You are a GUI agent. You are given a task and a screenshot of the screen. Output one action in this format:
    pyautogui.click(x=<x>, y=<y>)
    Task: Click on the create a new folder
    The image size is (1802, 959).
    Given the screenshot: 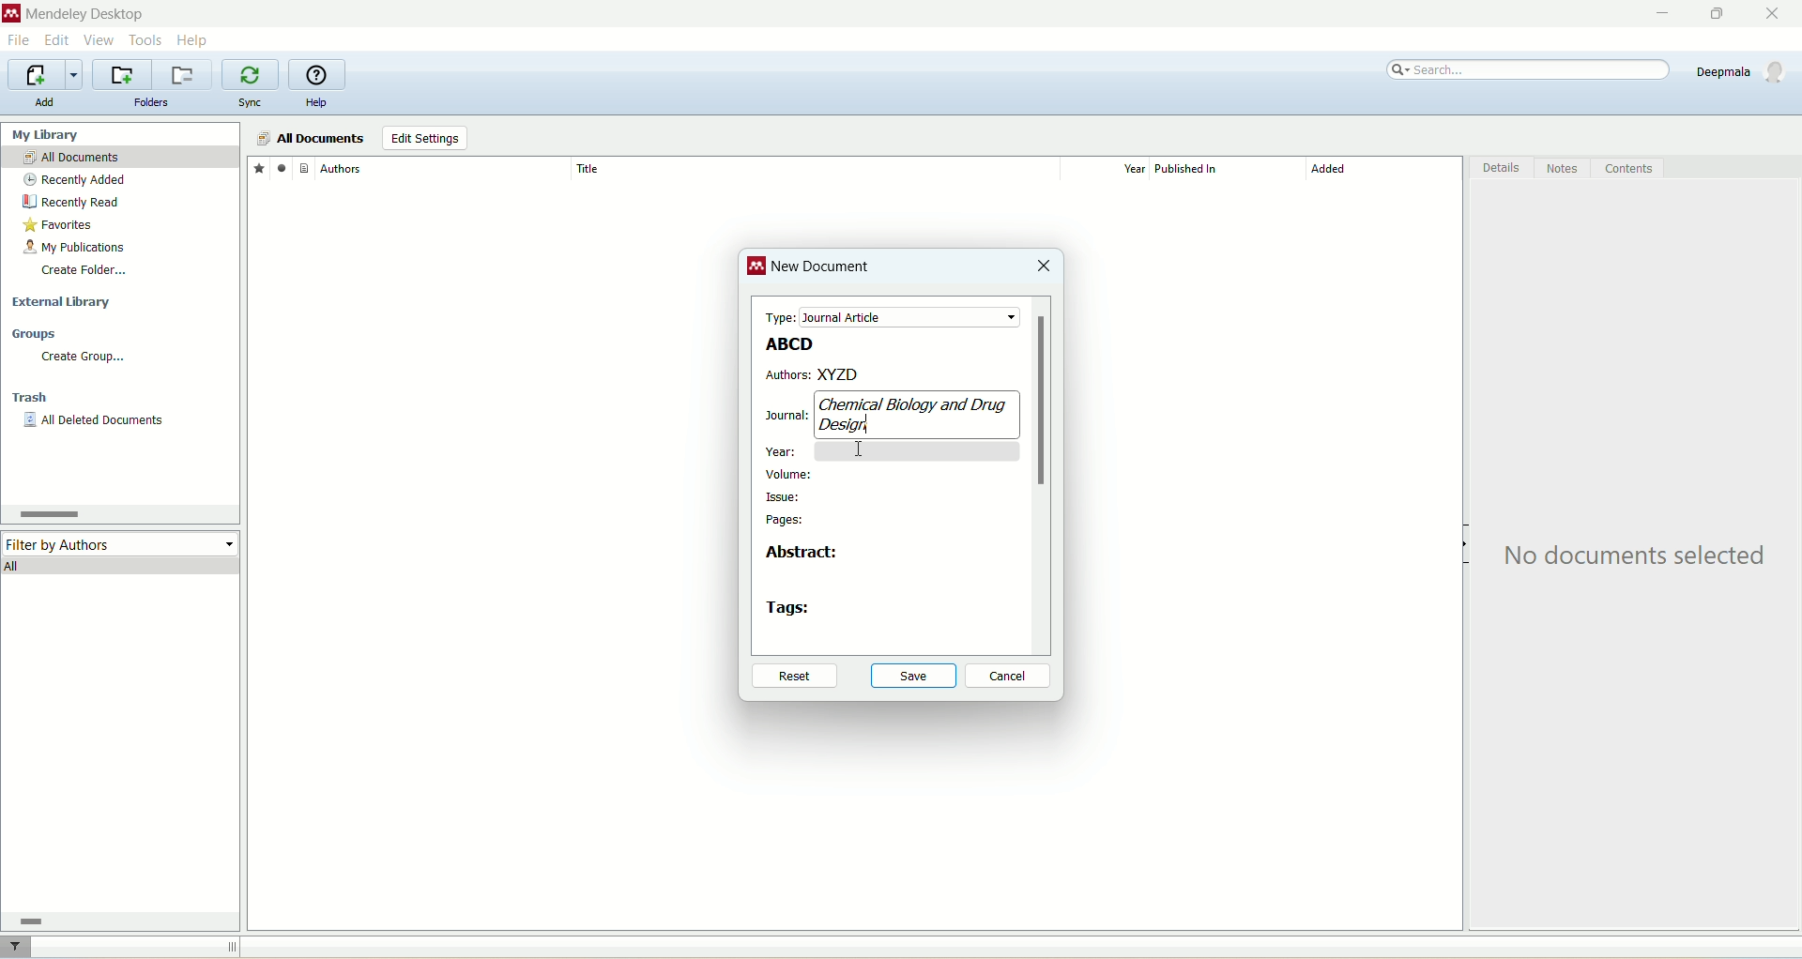 What is the action you would take?
    pyautogui.click(x=122, y=75)
    